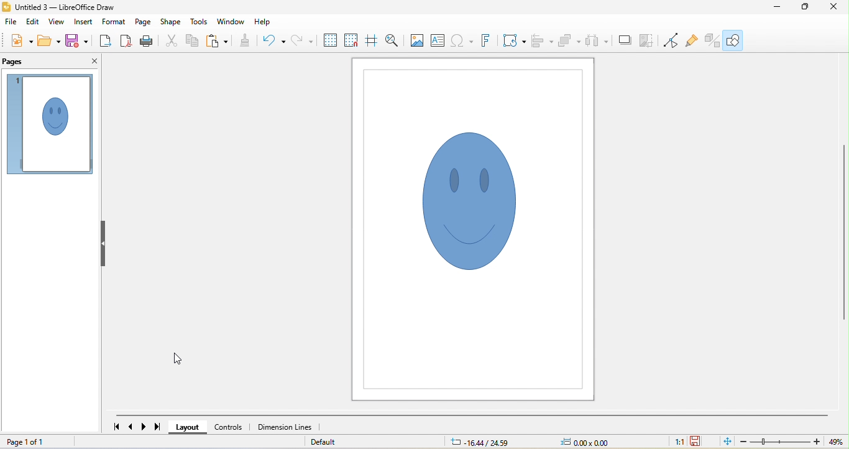 The width and height of the screenshot is (849, 449). I want to click on 0.00x0.00, so click(587, 443).